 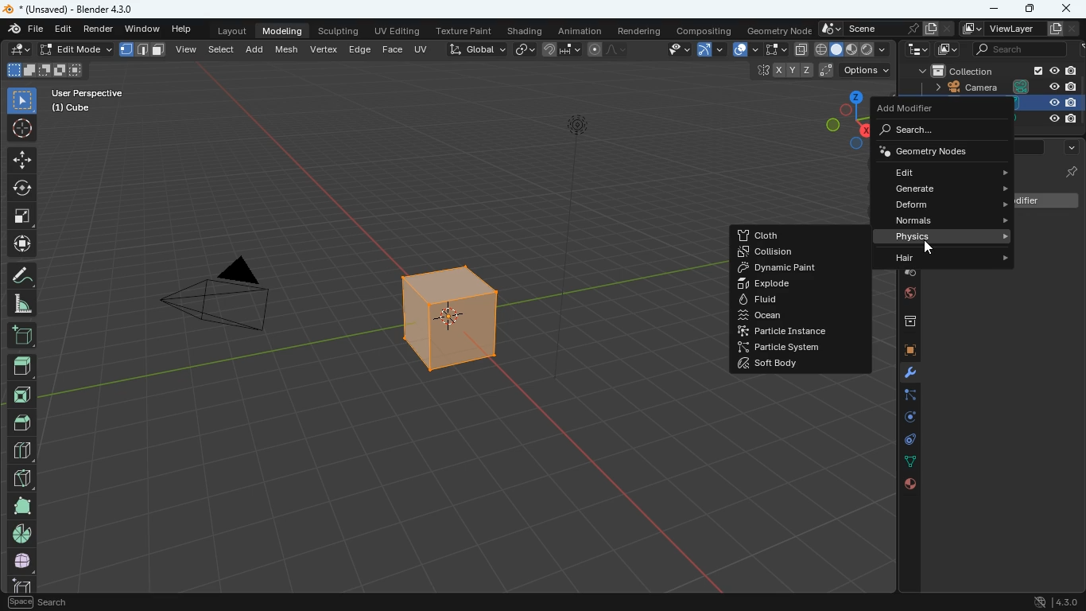 What do you see at coordinates (581, 29) in the screenshot?
I see `animation` at bounding box center [581, 29].